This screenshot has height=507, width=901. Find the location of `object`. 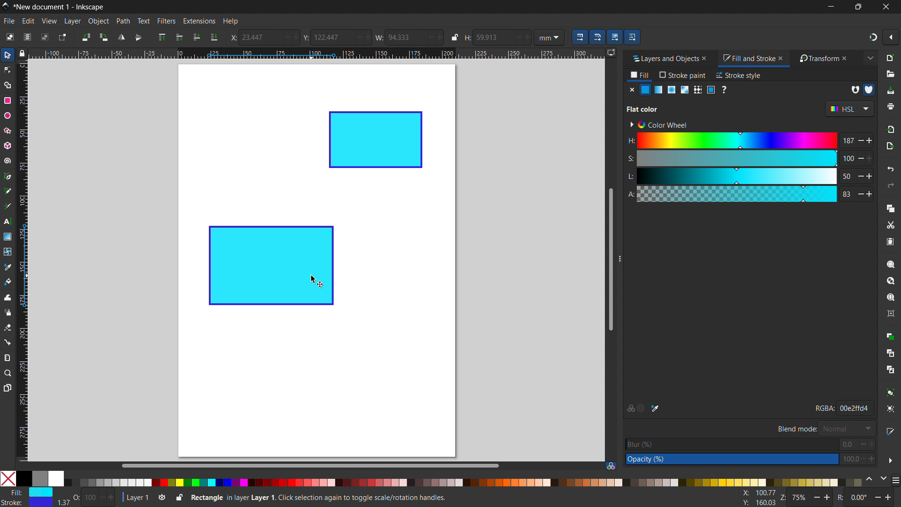

object is located at coordinates (99, 21).